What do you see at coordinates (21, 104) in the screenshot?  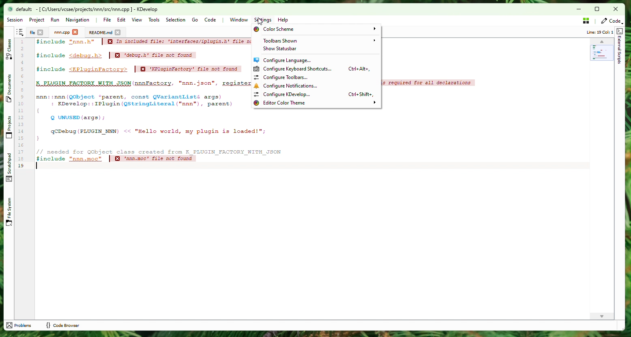 I see `10` at bounding box center [21, 104].